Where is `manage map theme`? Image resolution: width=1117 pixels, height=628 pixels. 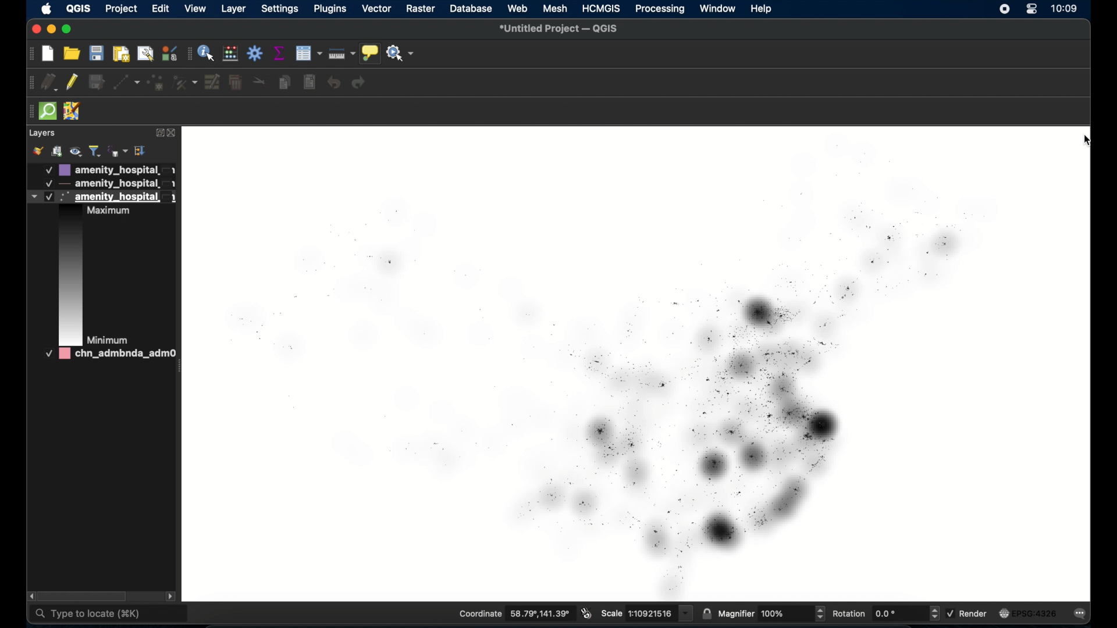 manage map theme is located at coordinates (77, 151).